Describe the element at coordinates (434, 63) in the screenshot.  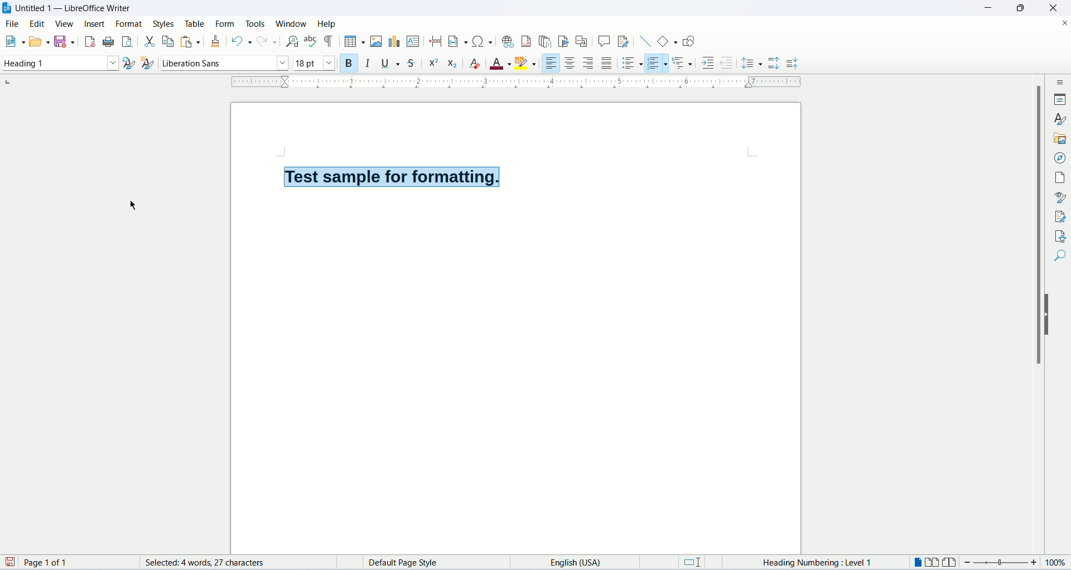
I see `superscript` at that location.